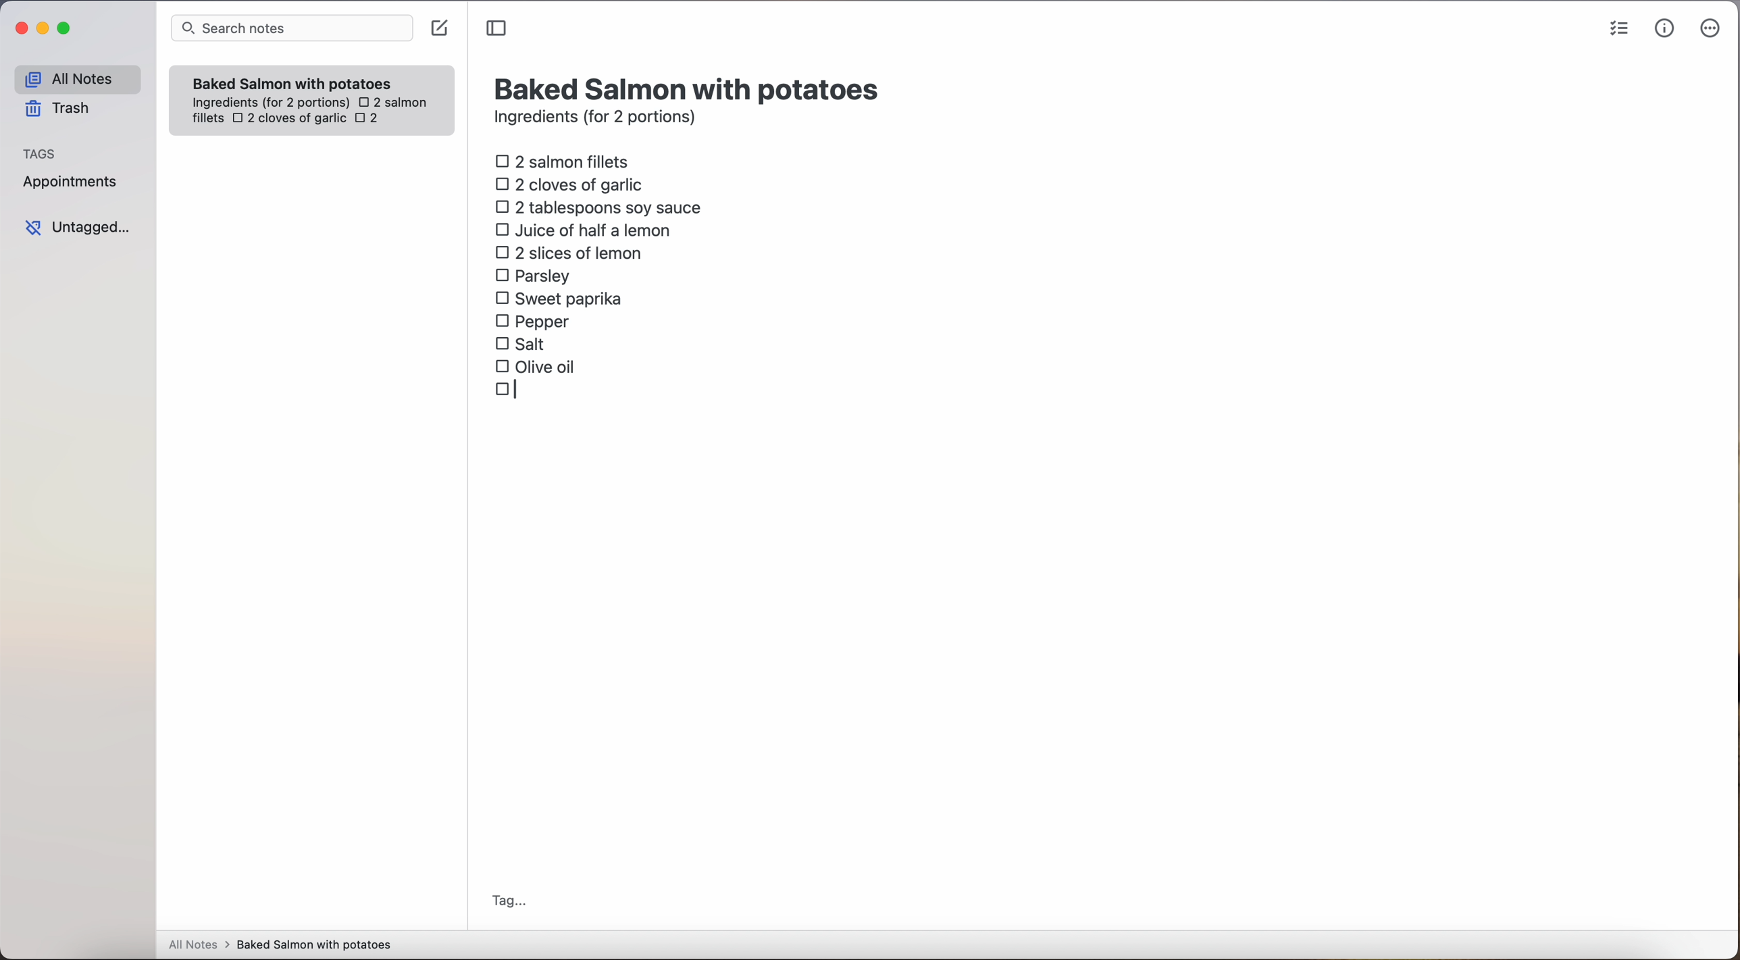 This screenshot has height=960, width=1740. Describe the element at coordinates (598, 207) in the screenshot. I see `2 tablespoons soy sauce` at that location.